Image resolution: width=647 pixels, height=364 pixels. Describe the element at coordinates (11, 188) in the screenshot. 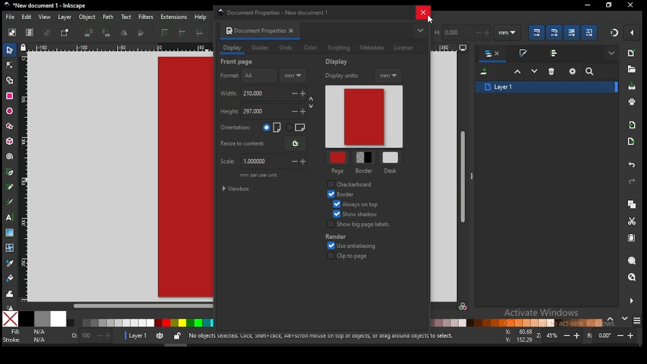

I see `pencil tool` at that location.